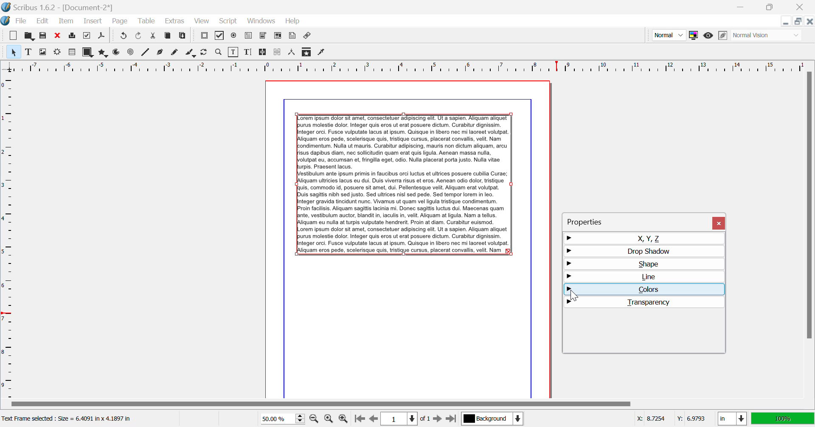  What do you see at coordinates (168, 37) in the screenshot?
I see `Copy` at bounding box center [168, 37].